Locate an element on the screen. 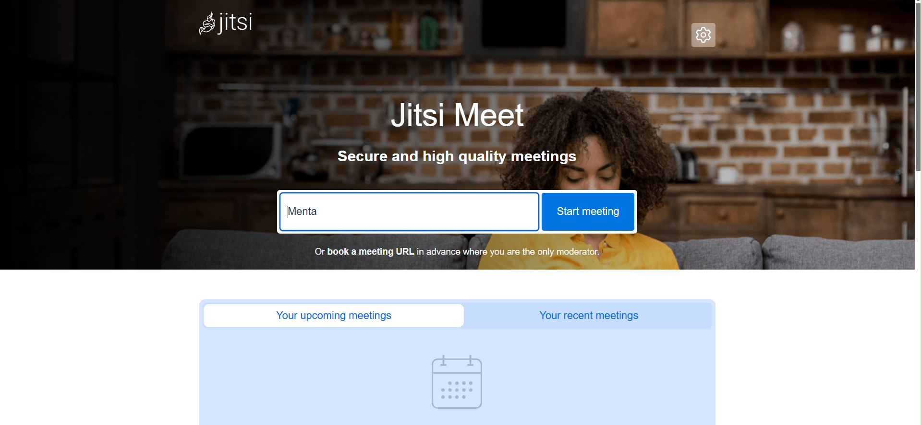  Or book a meeting URL in advance where you are the only moderator. is located at coordinates (451, 253).